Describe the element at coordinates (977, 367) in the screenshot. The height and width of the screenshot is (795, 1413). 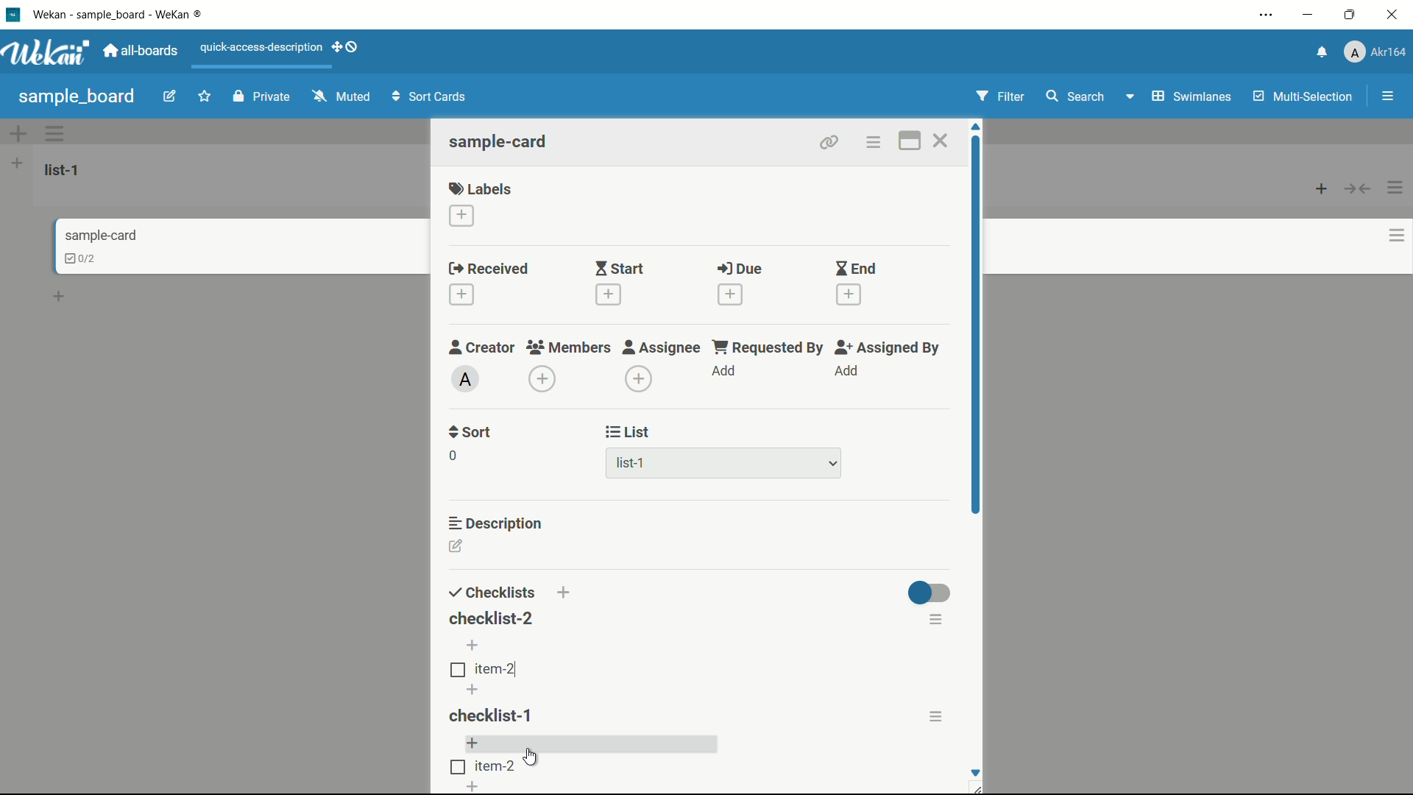
I see `scroll bar` at that location.